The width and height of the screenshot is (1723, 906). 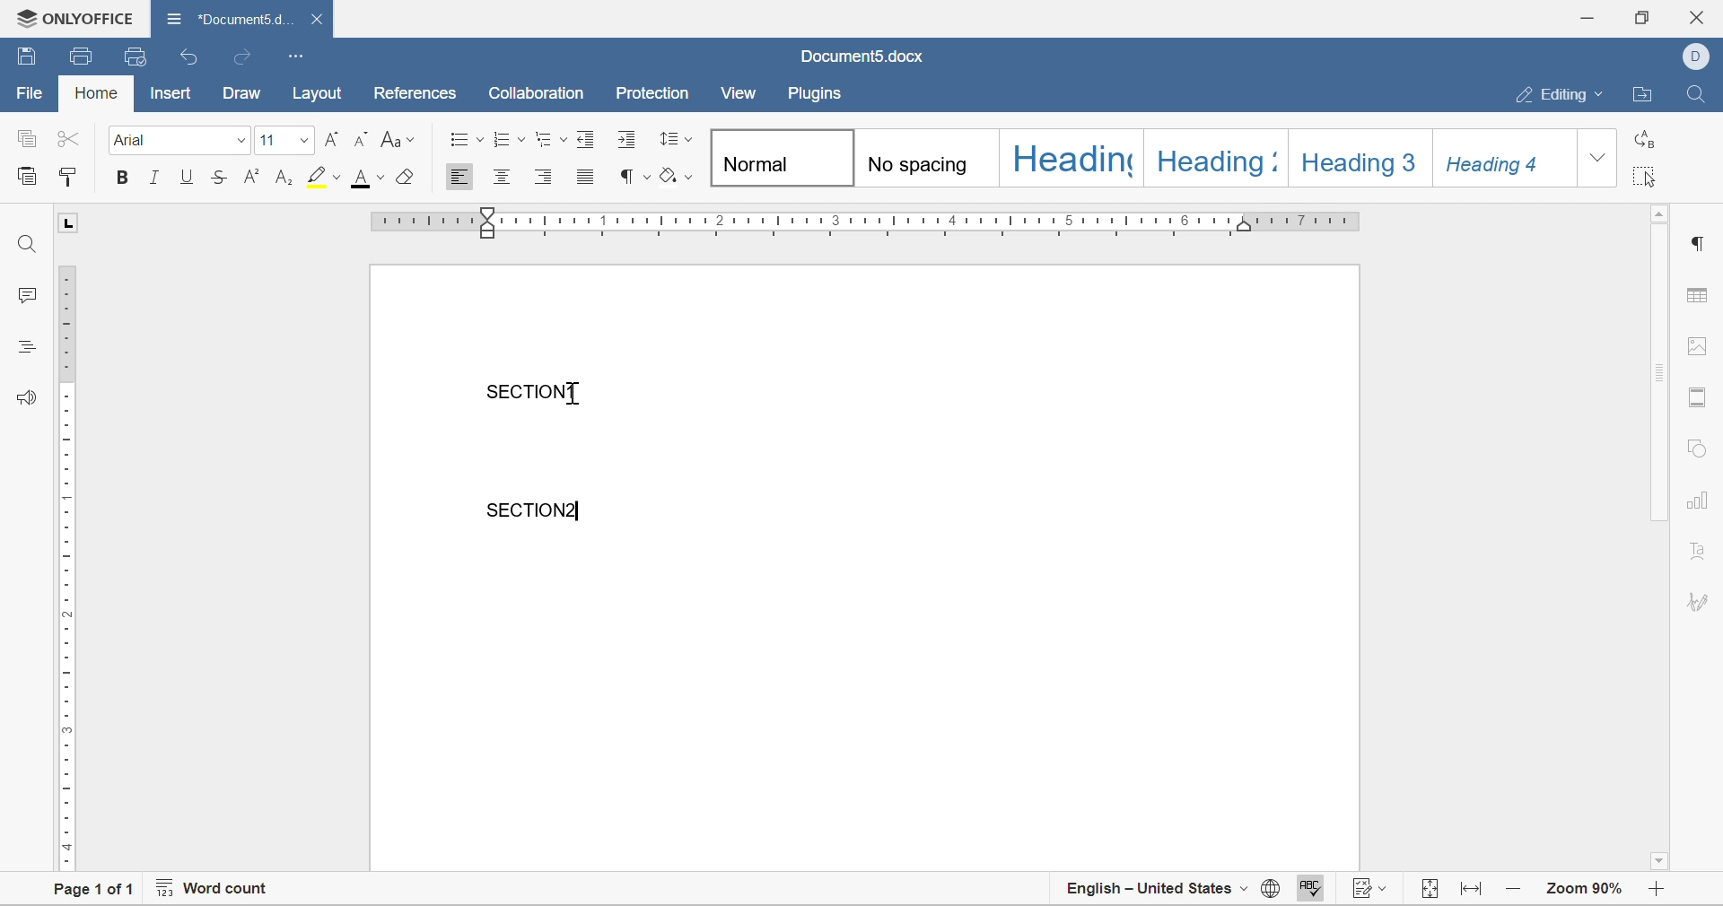 What do you see at coordinates (1141, 156) in the screenshot?
I see `types of headings` at bounding box center [1141, 156].